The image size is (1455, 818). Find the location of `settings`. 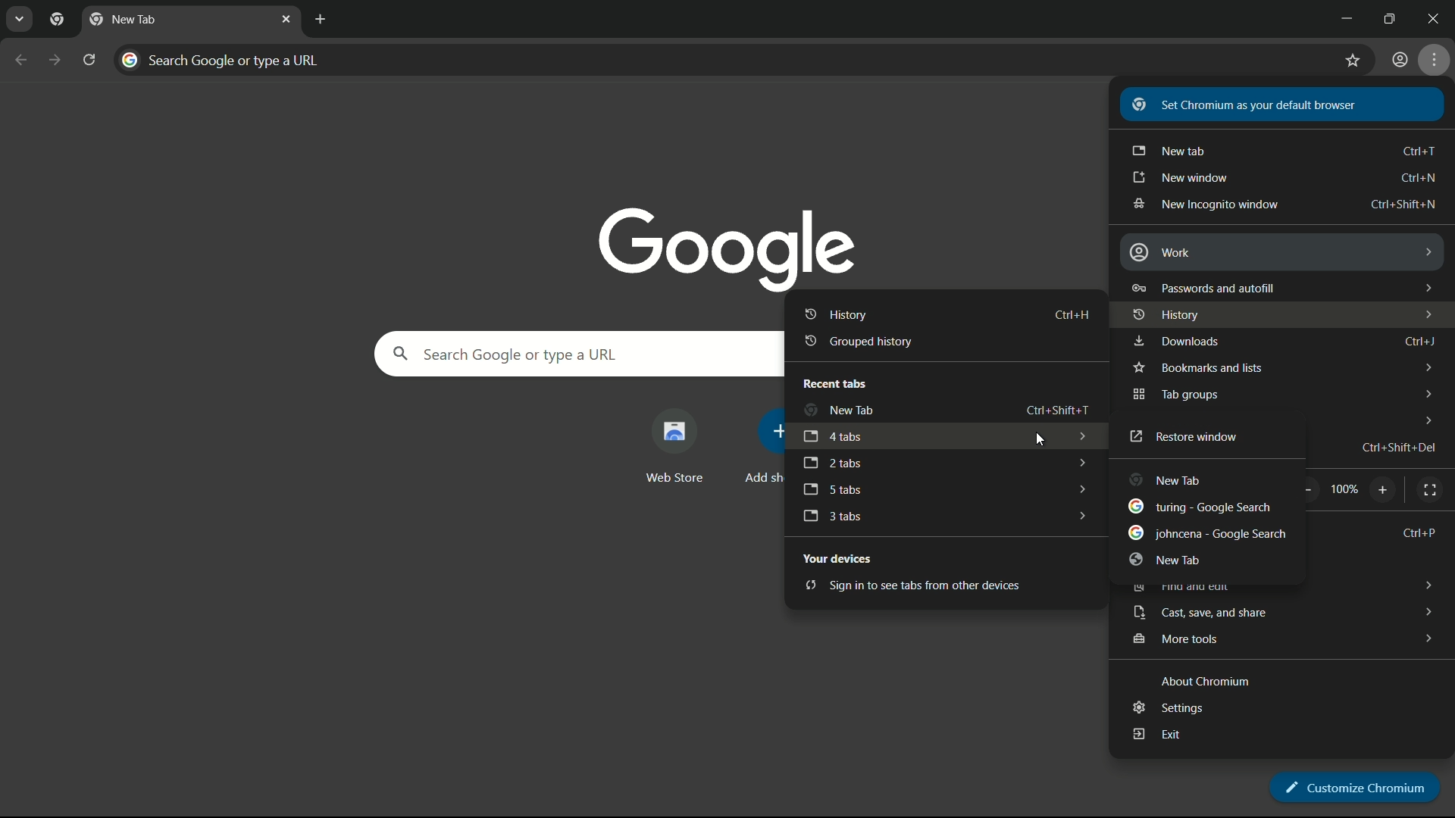

settings is located at coordinates (1436, 59).